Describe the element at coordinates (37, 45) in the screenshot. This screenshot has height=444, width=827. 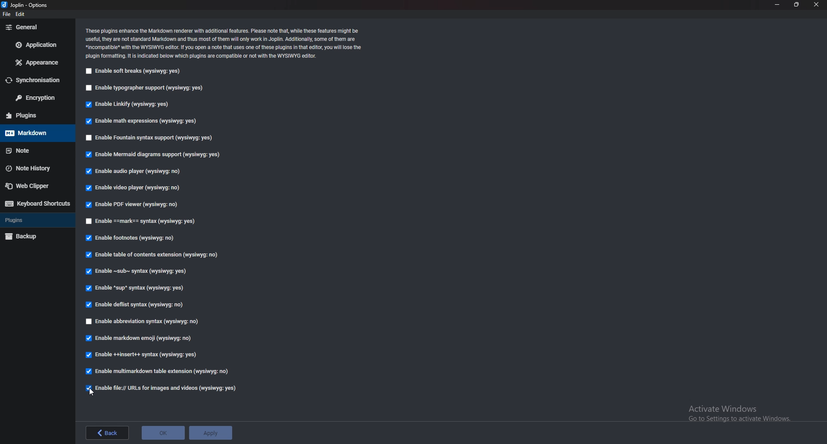
I see `Application` at that location.